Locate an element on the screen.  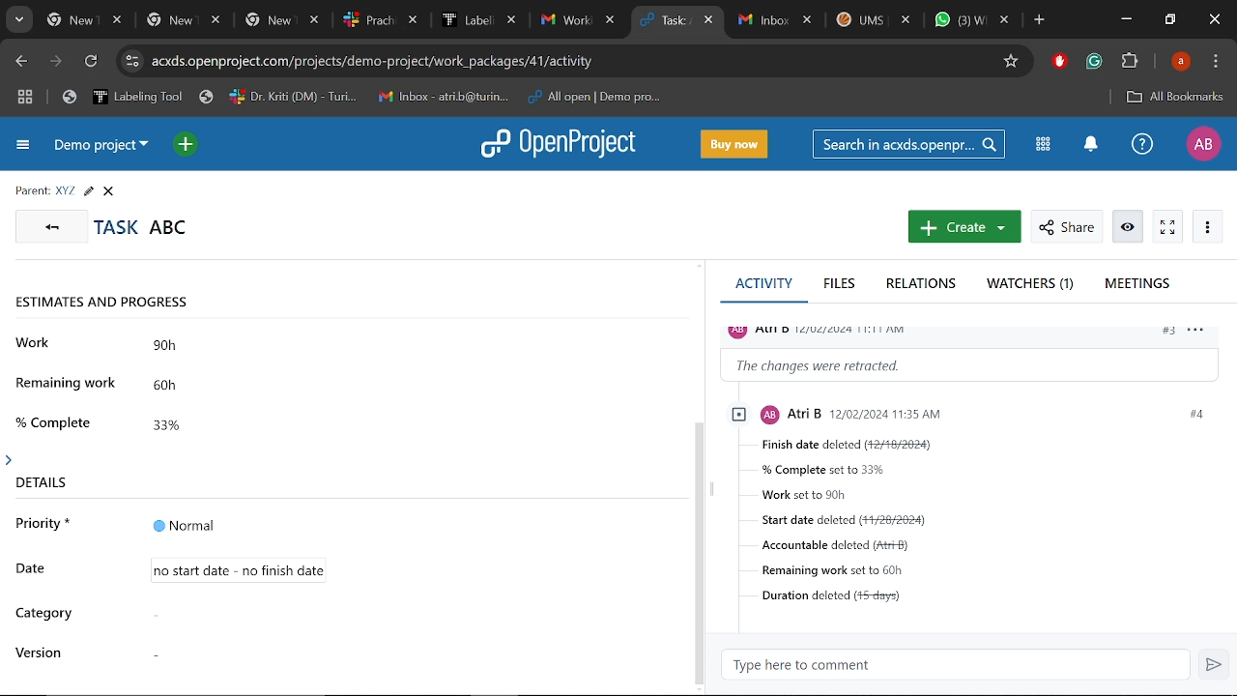
options is located at coordinates (1201, 333).